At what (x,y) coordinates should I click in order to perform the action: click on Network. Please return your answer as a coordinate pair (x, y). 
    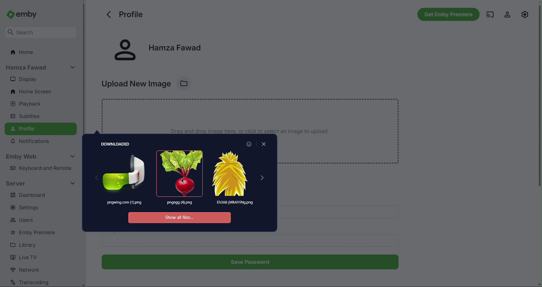
    Looking at the image, I should click on (28, 270).